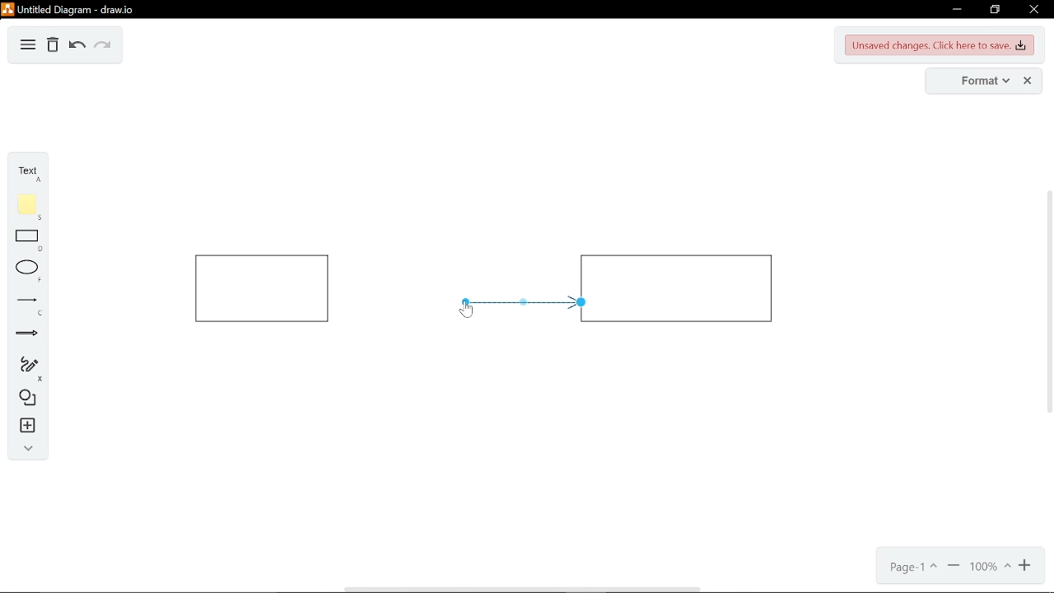  What do you see at coordinates (25, 368) in the screenshot?
I see `freehand` at bounding box center [25, 368].